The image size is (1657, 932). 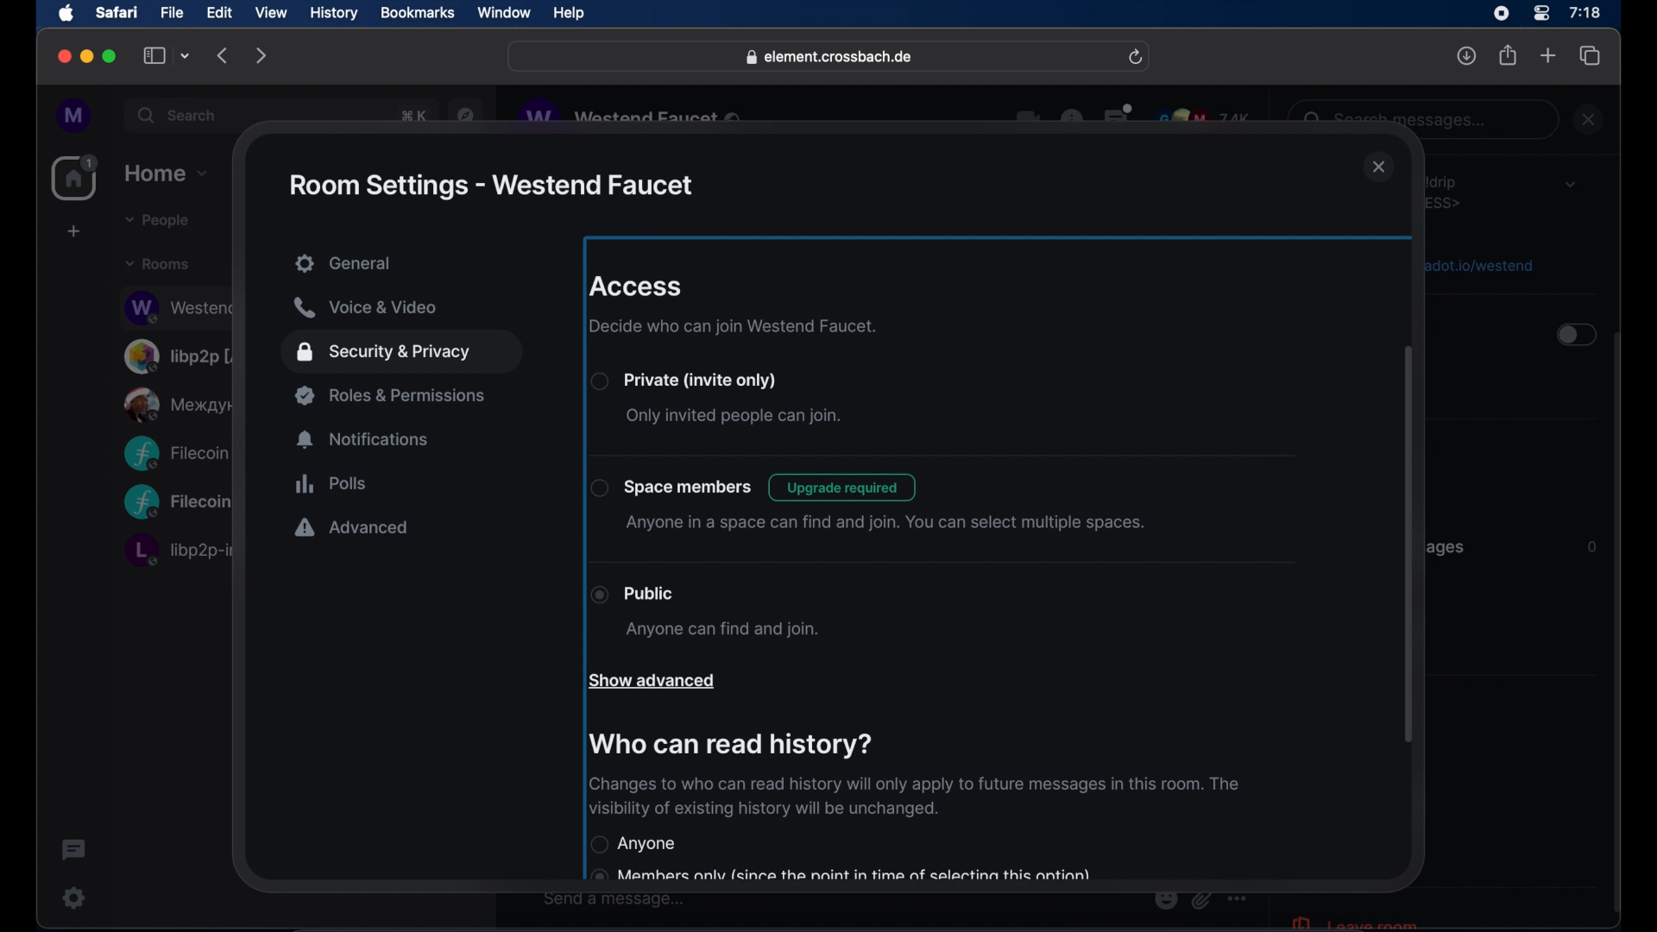 I want to click on backward, so click(x=224, y=55).